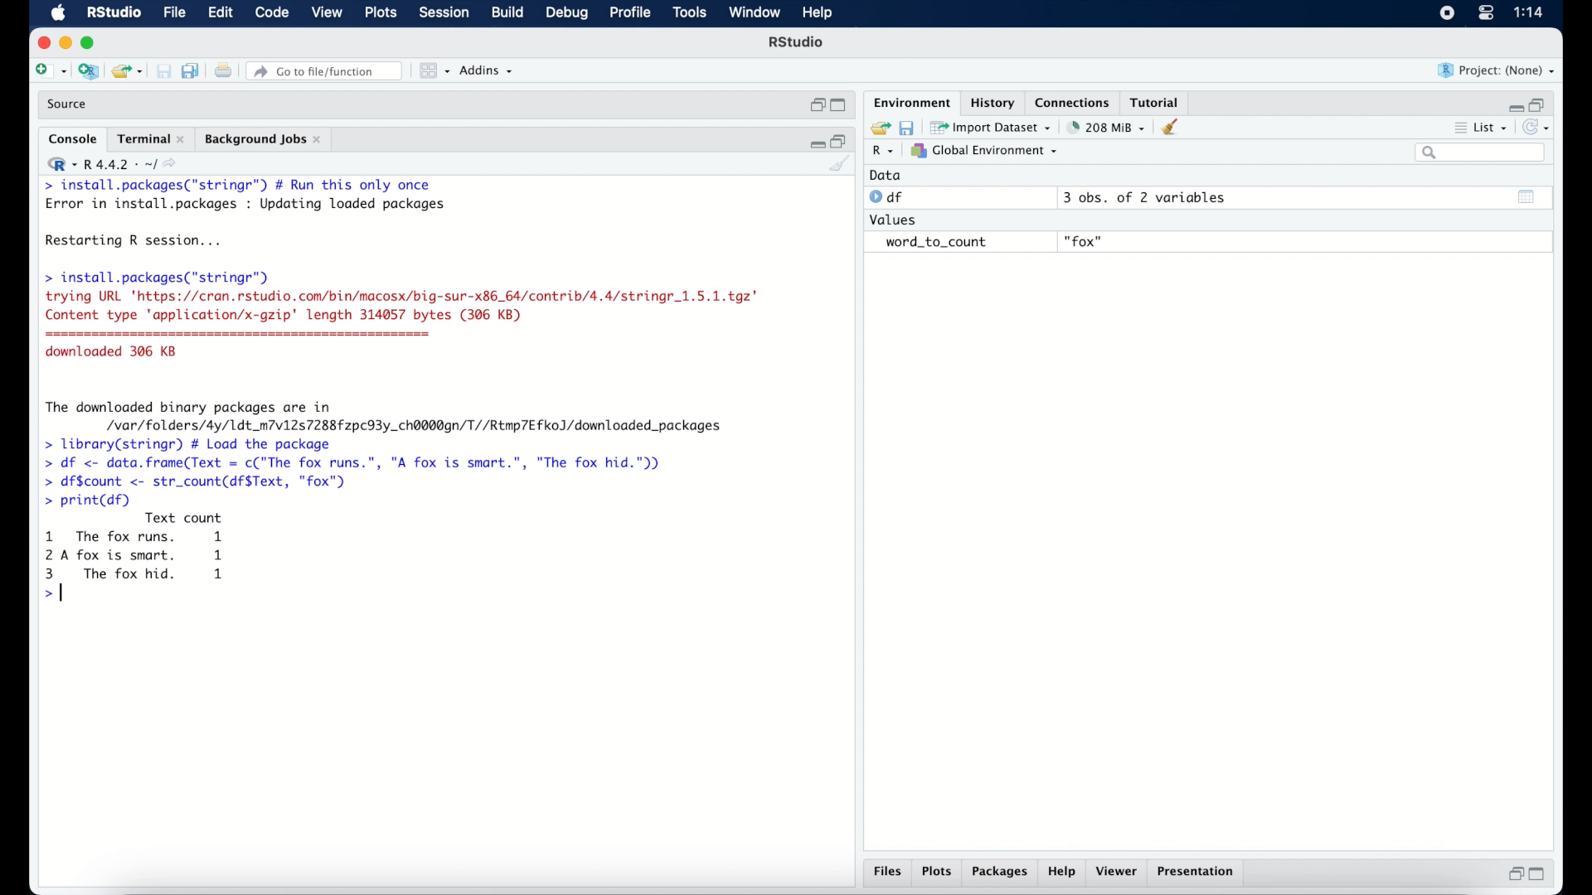 The height and width of the screenshot is (895, 1592). Describe the element at coordinates (242, 186) in the screenshot. I see `> install.packages("stringr") # Run this only once|` at that location.